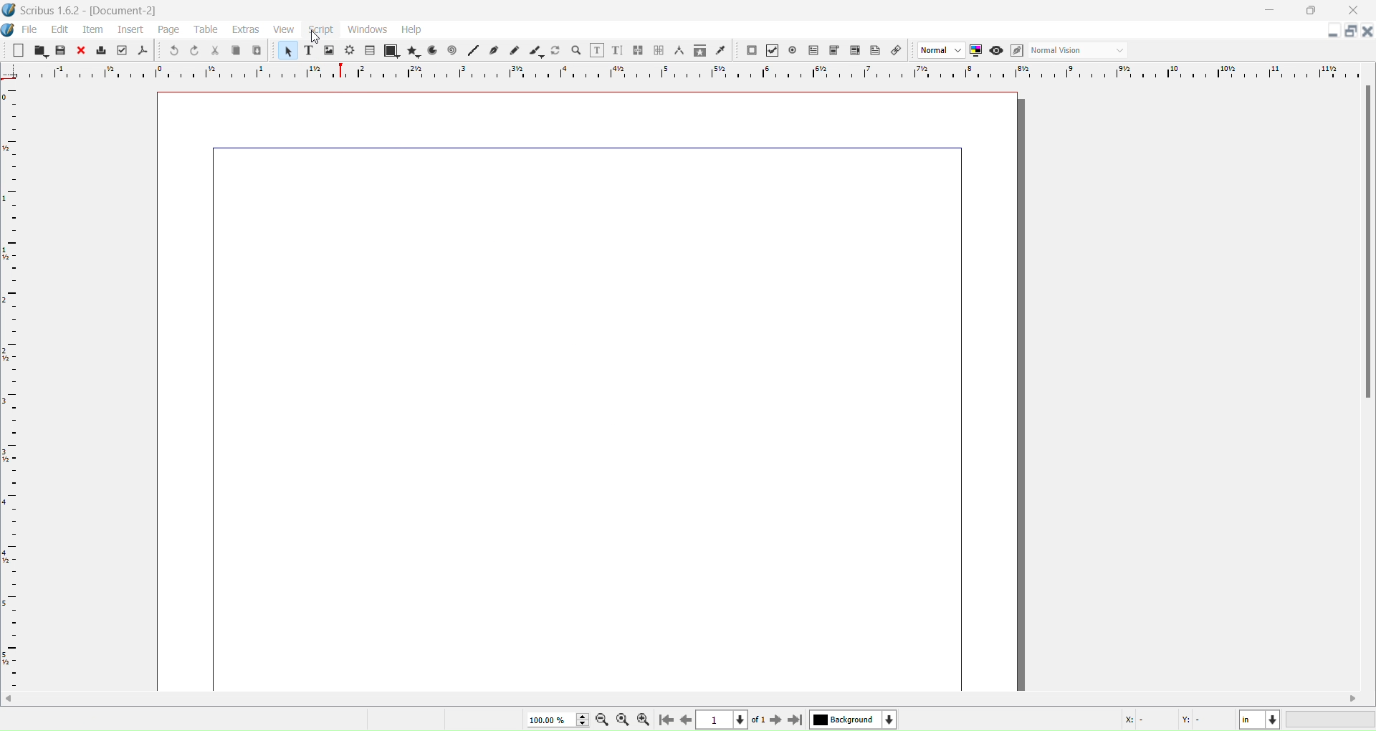  I want to click on Select the current page, so click(730, 720).